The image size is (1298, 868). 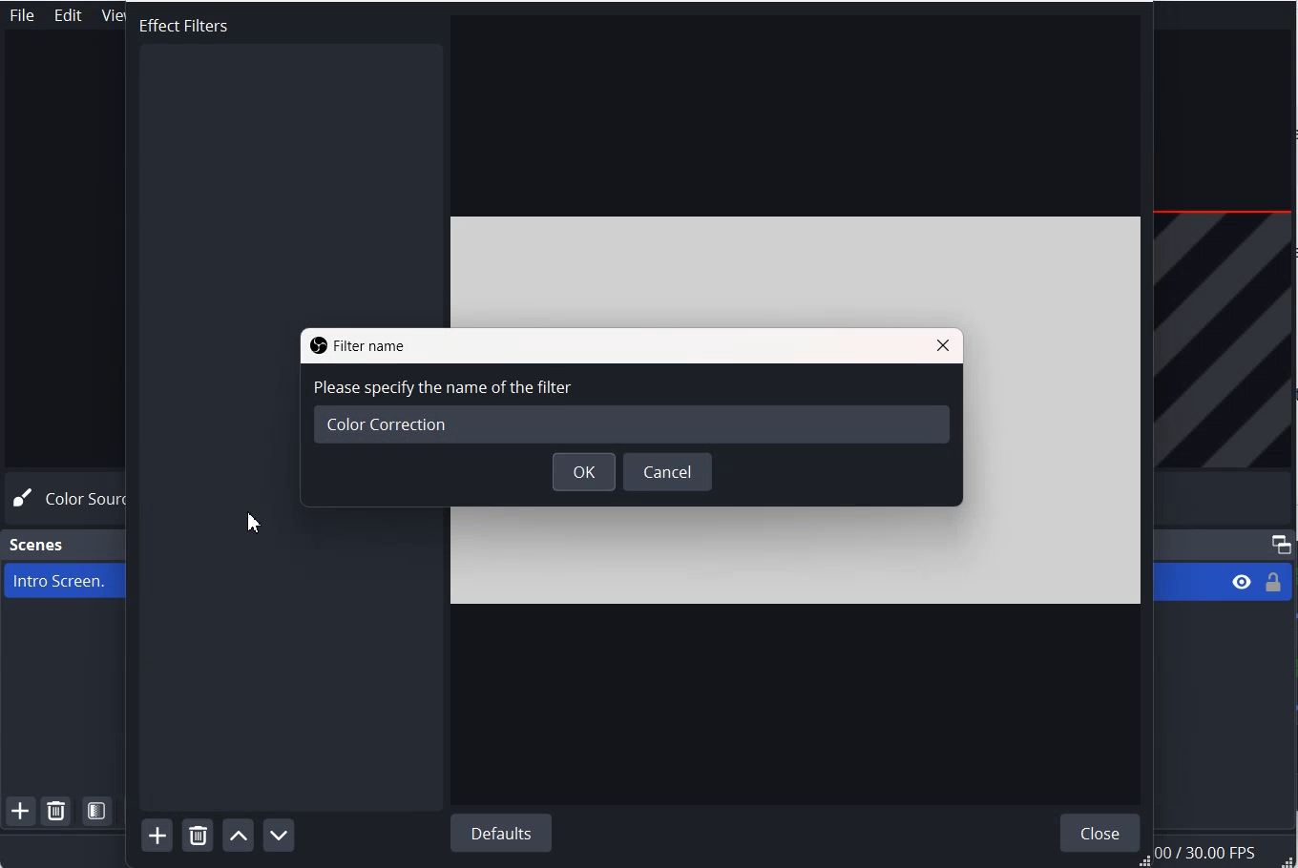 What do you see at coordinates (1062, 410) in the screenshot?
I see `File Preview window` at bounding box center [1062, 410].